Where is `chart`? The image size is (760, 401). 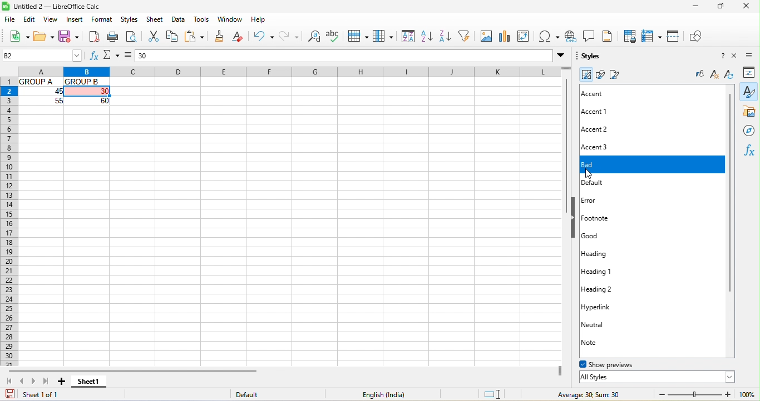 chart is located at coordinates (505, 36).